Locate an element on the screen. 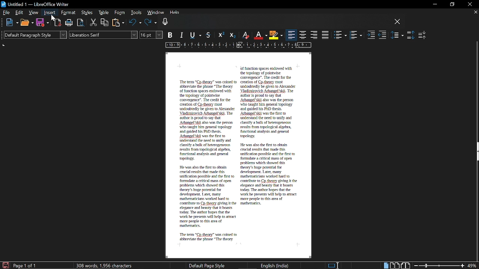 The height and width of the screenshot is (269, 479). Save is located at coordinates (5, 265).